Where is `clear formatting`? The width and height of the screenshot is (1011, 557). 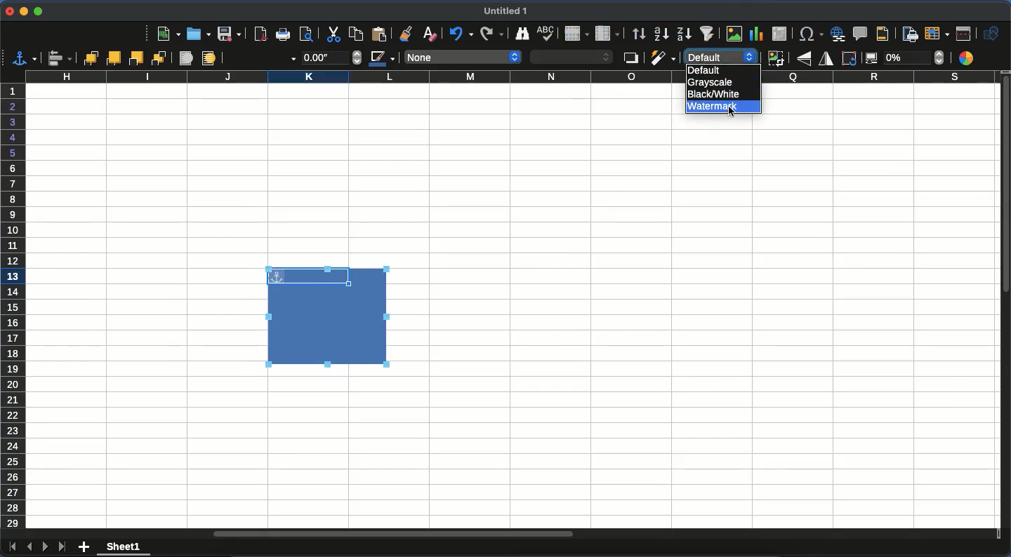
clear formatting is located at coordinates (435, 33).